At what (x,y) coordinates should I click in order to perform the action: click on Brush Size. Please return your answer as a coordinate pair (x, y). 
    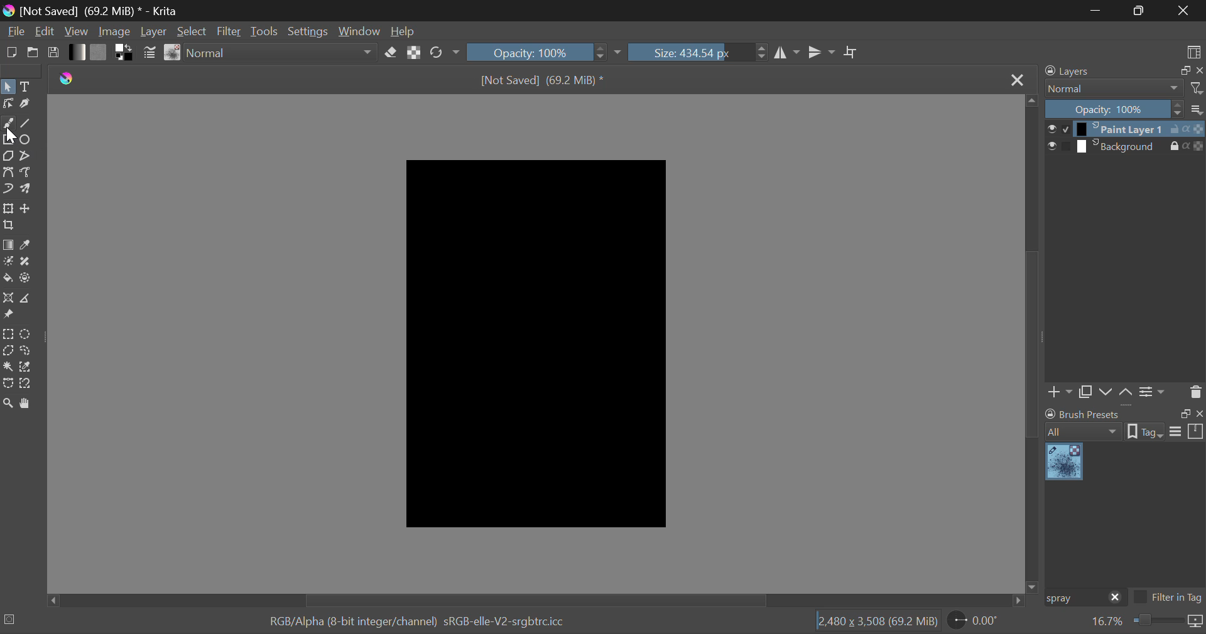
    Looking at the image, I should click on (698, 52).